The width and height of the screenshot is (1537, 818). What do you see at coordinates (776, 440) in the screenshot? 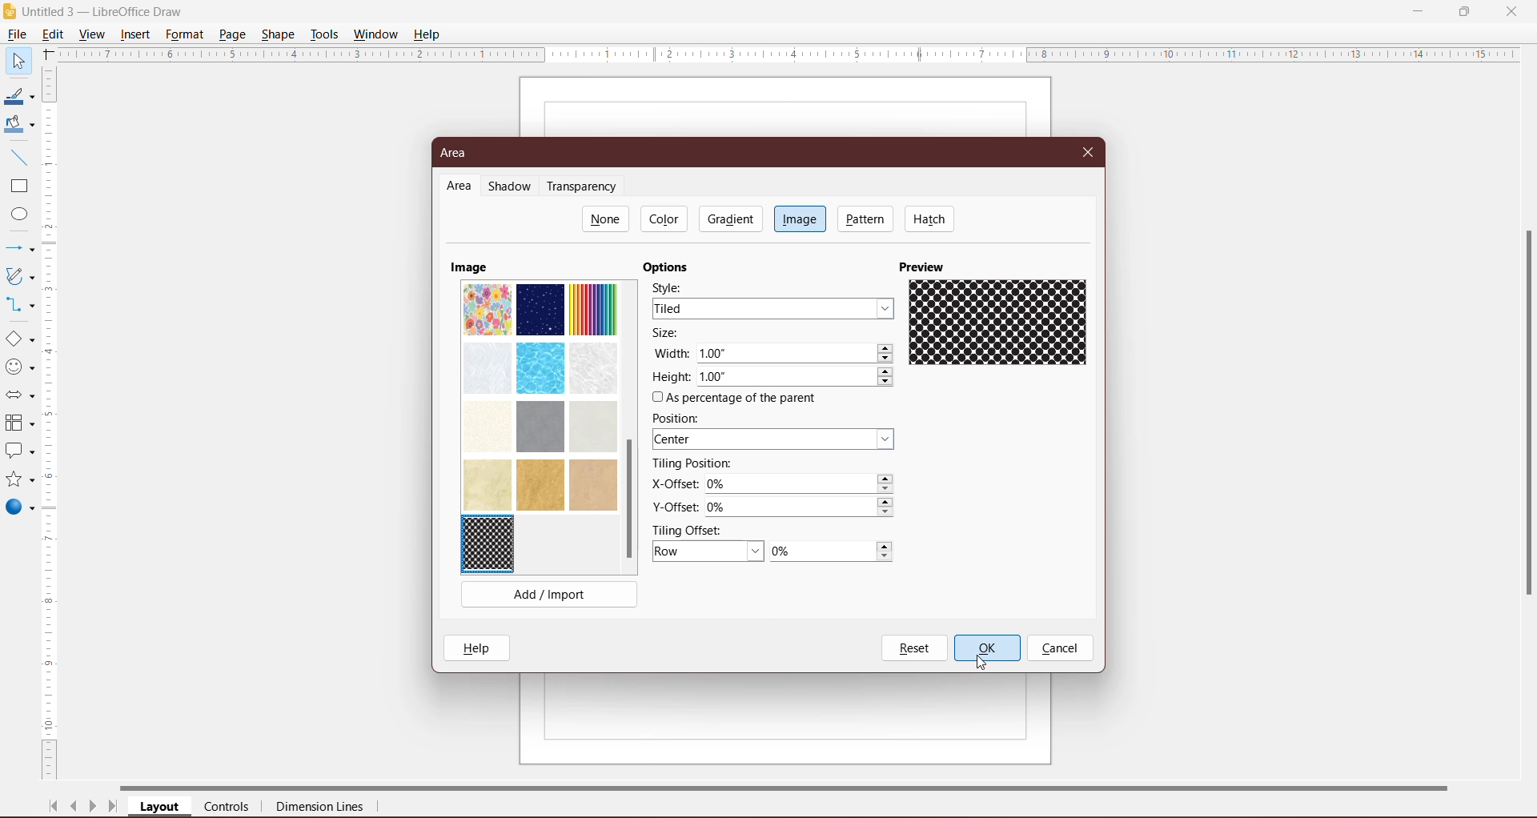
I see `Select the position` at bounding box center [776, 440].